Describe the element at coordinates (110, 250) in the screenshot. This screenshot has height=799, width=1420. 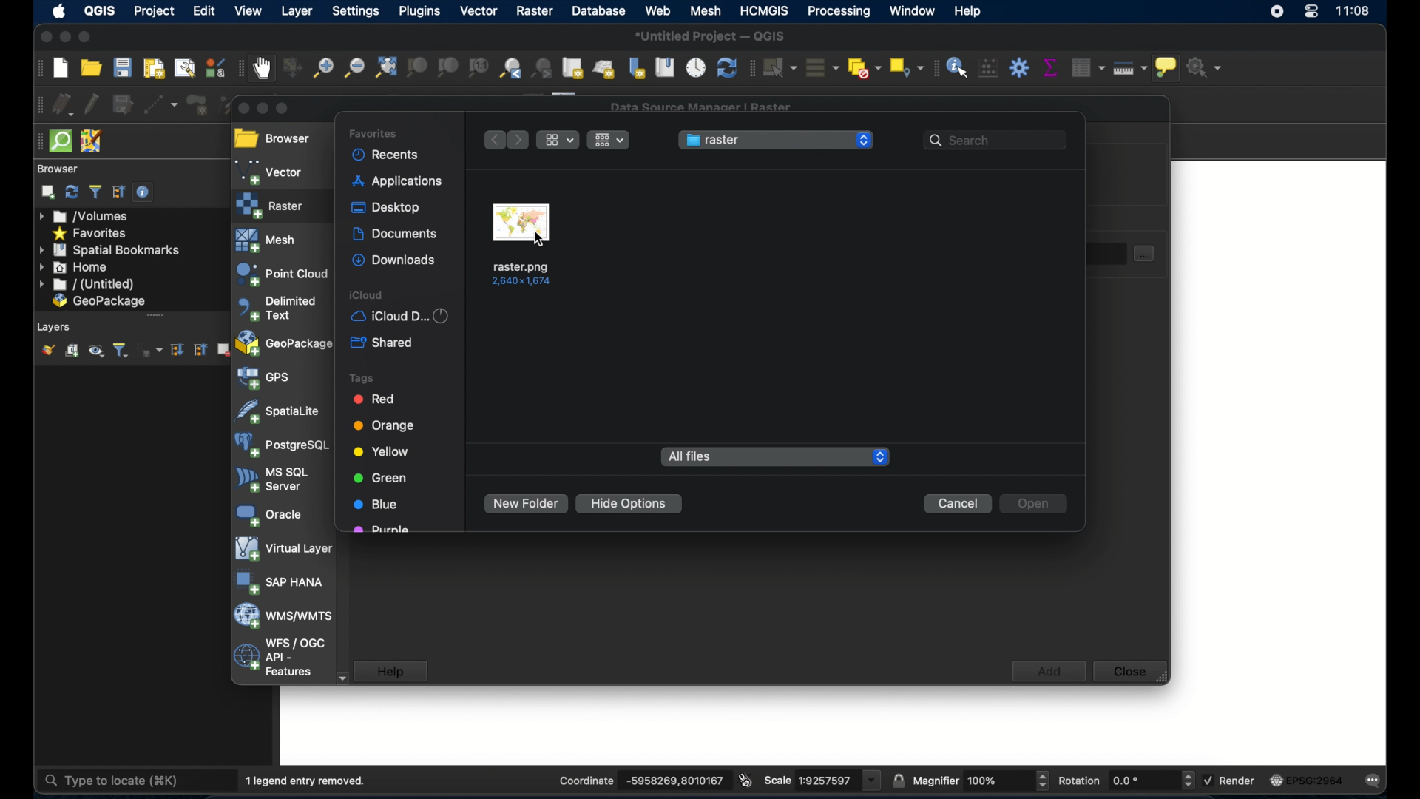
I see `spatial bookmarks` at that location.